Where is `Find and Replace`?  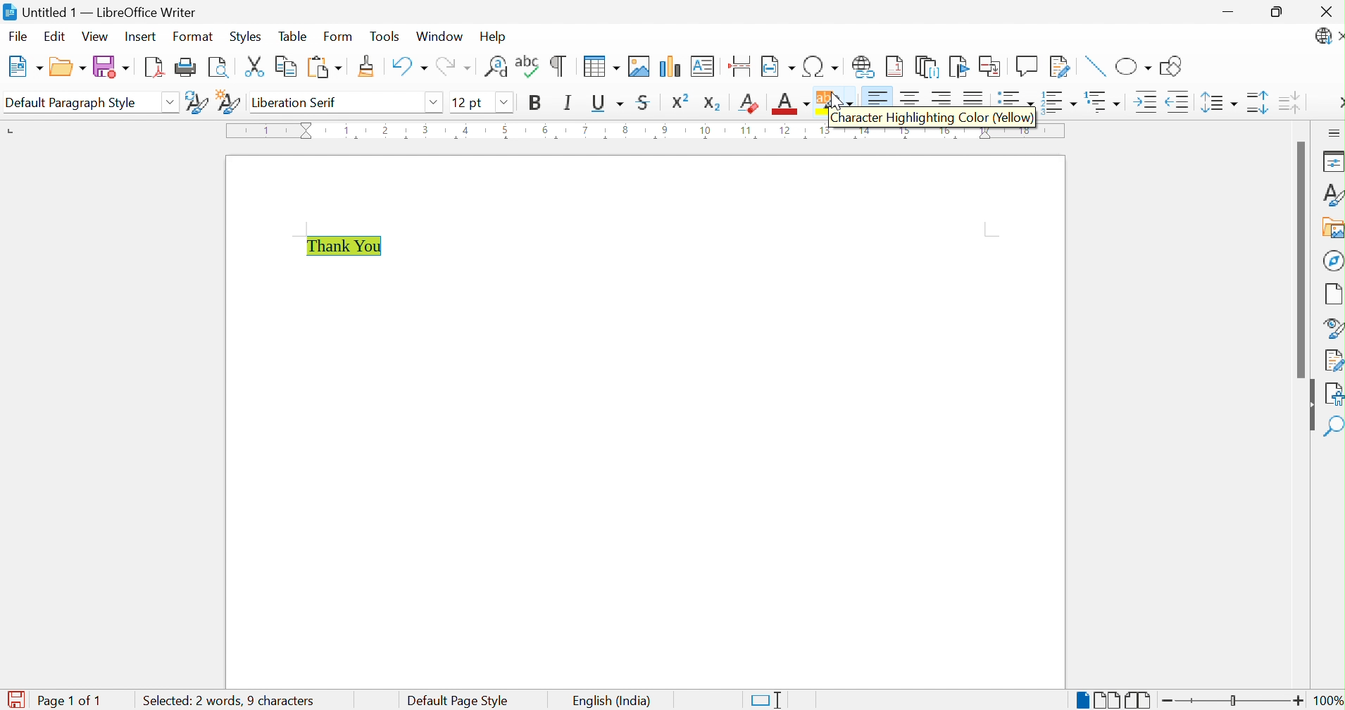 Find and Replace is located at coordinates (495, 67).